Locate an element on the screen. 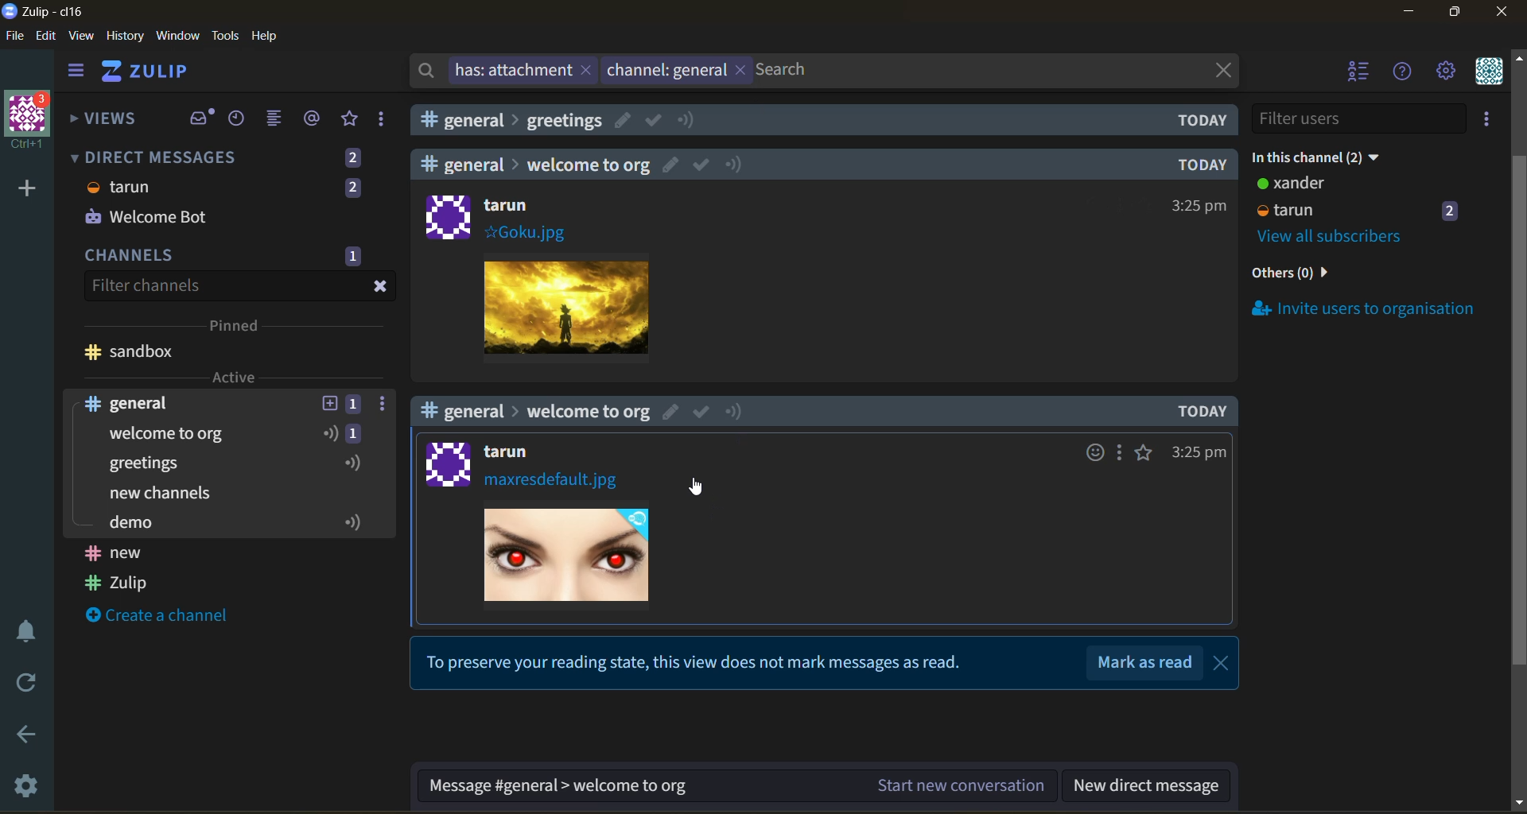  1 is located at coordinates (352, 256).